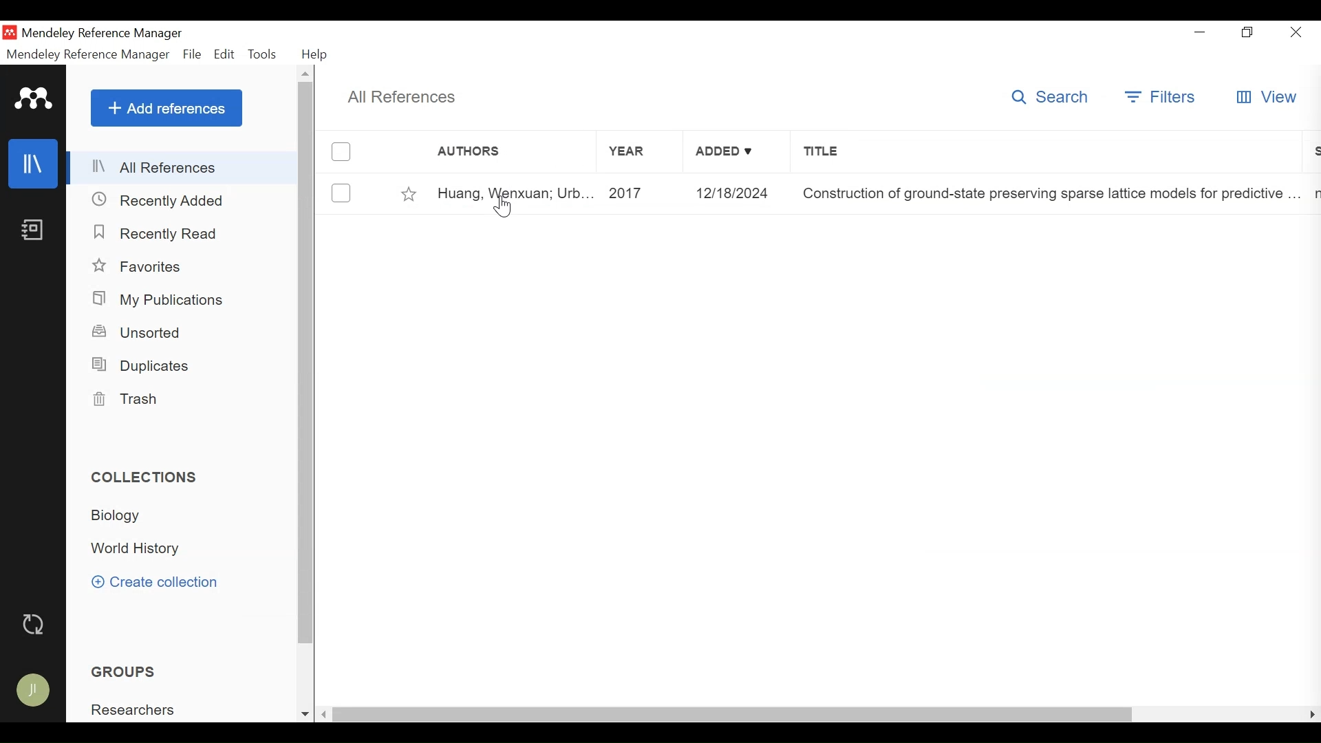 The height and width of the screenshot is (743, 1321). Describe the element at coordinates (1247, 34) in the screenshot. I see `Restore` at that location.